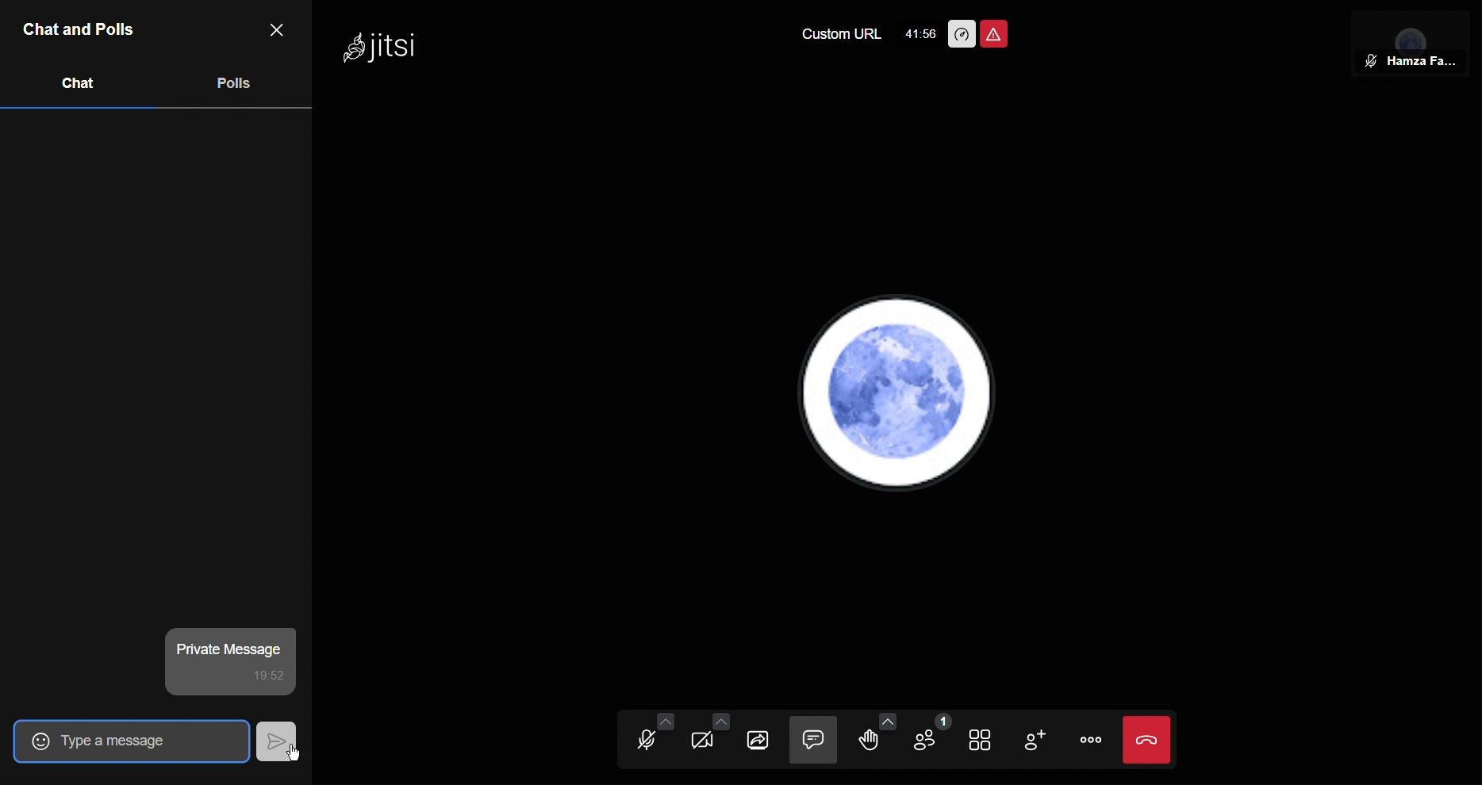 The image size is (1482, 785). What do you see at coordinates (707, 737) in the screenshot?
I see `Video` at bounding box center [707, 737].